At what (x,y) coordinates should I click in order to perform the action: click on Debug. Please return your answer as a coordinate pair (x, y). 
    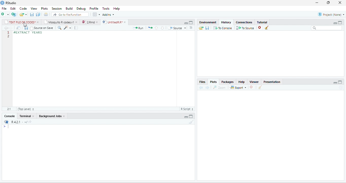
    Looking at the image, I should click on (81, 9).